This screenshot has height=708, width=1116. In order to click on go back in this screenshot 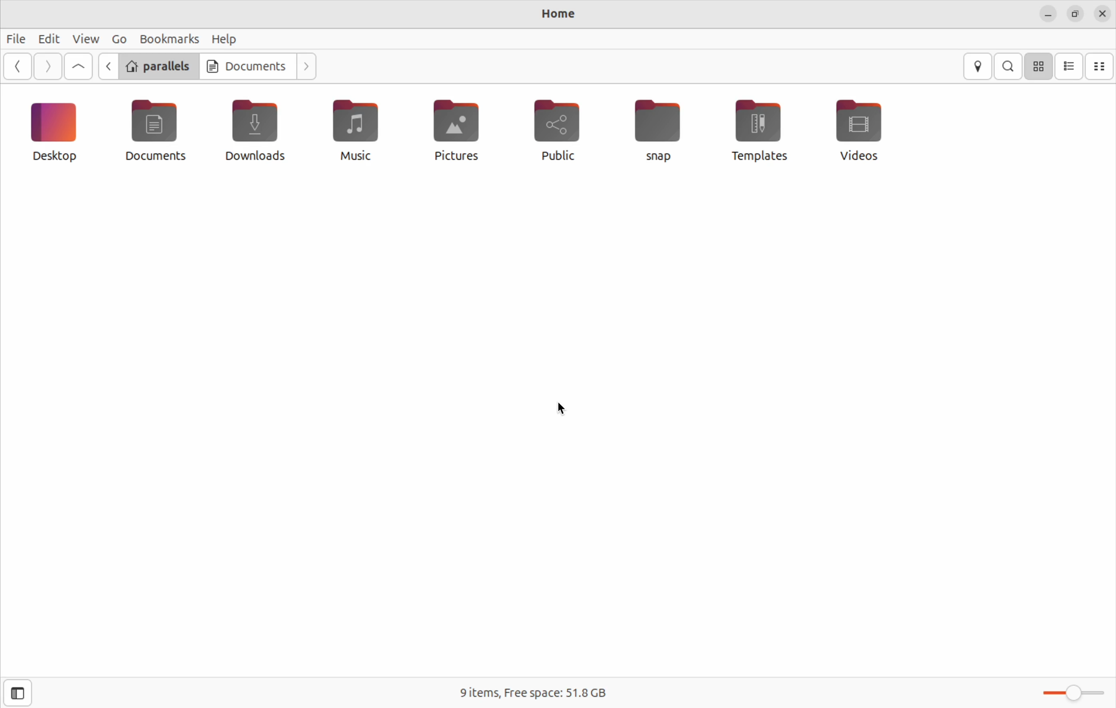, I will do `click(20, 67)`.